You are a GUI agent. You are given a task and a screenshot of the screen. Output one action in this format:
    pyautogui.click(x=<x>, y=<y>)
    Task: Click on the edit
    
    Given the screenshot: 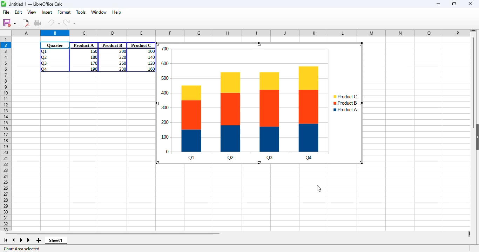 What is the action you would take?
    pyautogui.click(x=18, y=12)
    